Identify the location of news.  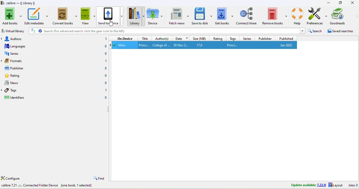
(13, 83).